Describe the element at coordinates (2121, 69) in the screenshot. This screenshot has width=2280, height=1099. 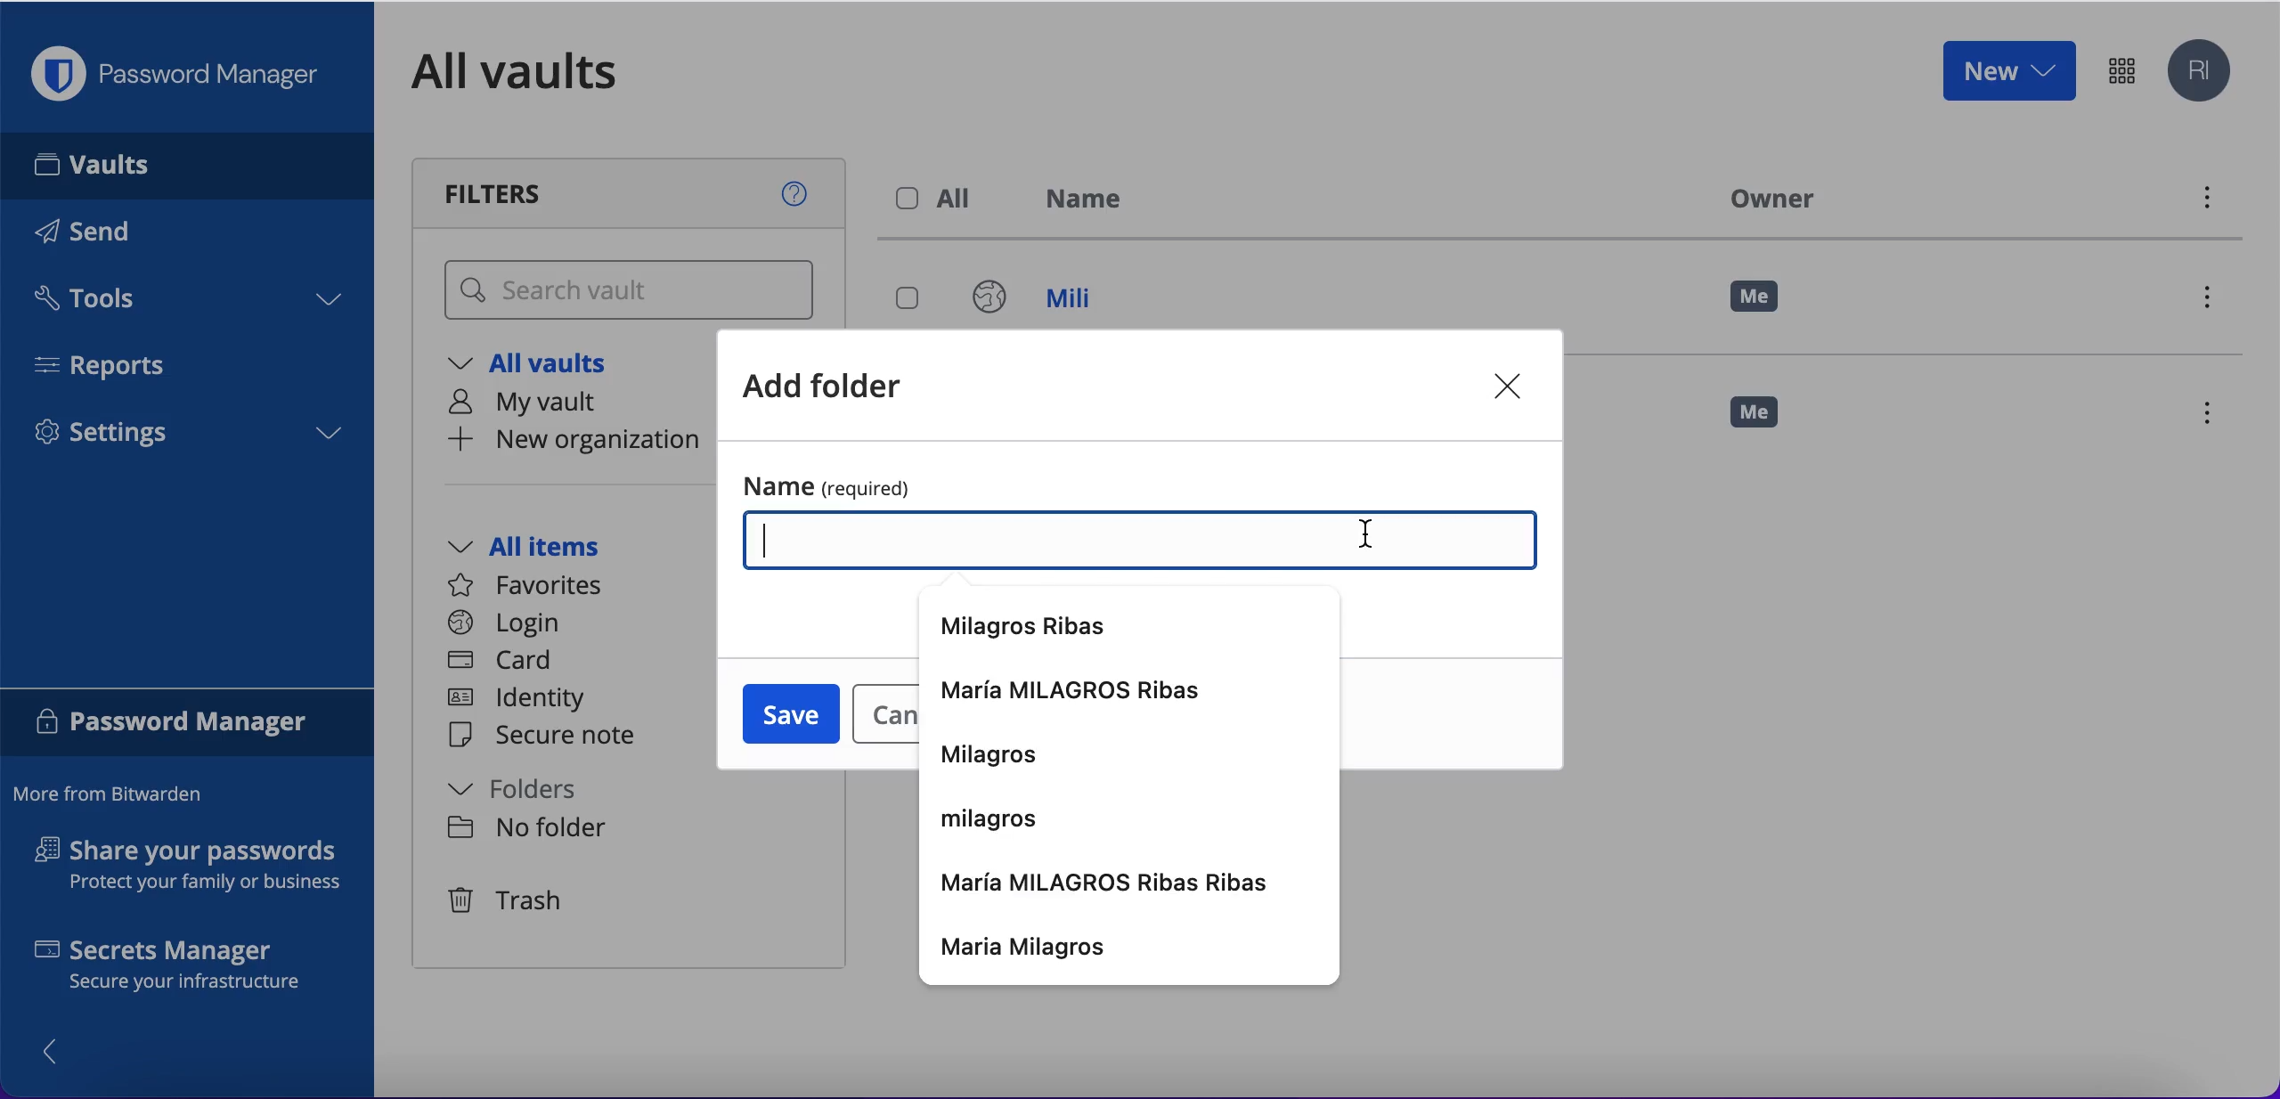
I see `password manager` at that location.